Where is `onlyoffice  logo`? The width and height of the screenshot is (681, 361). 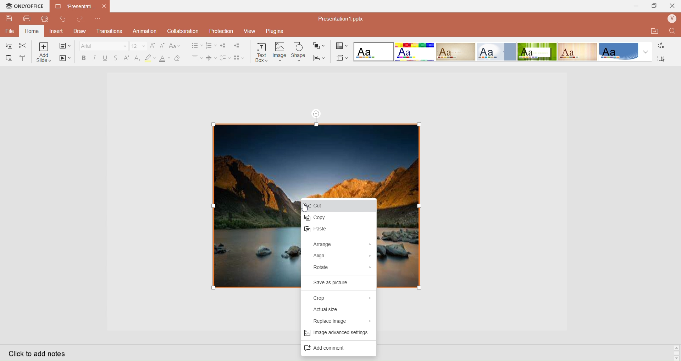
onlyoffice  logo is located at coordinates (9, 7).